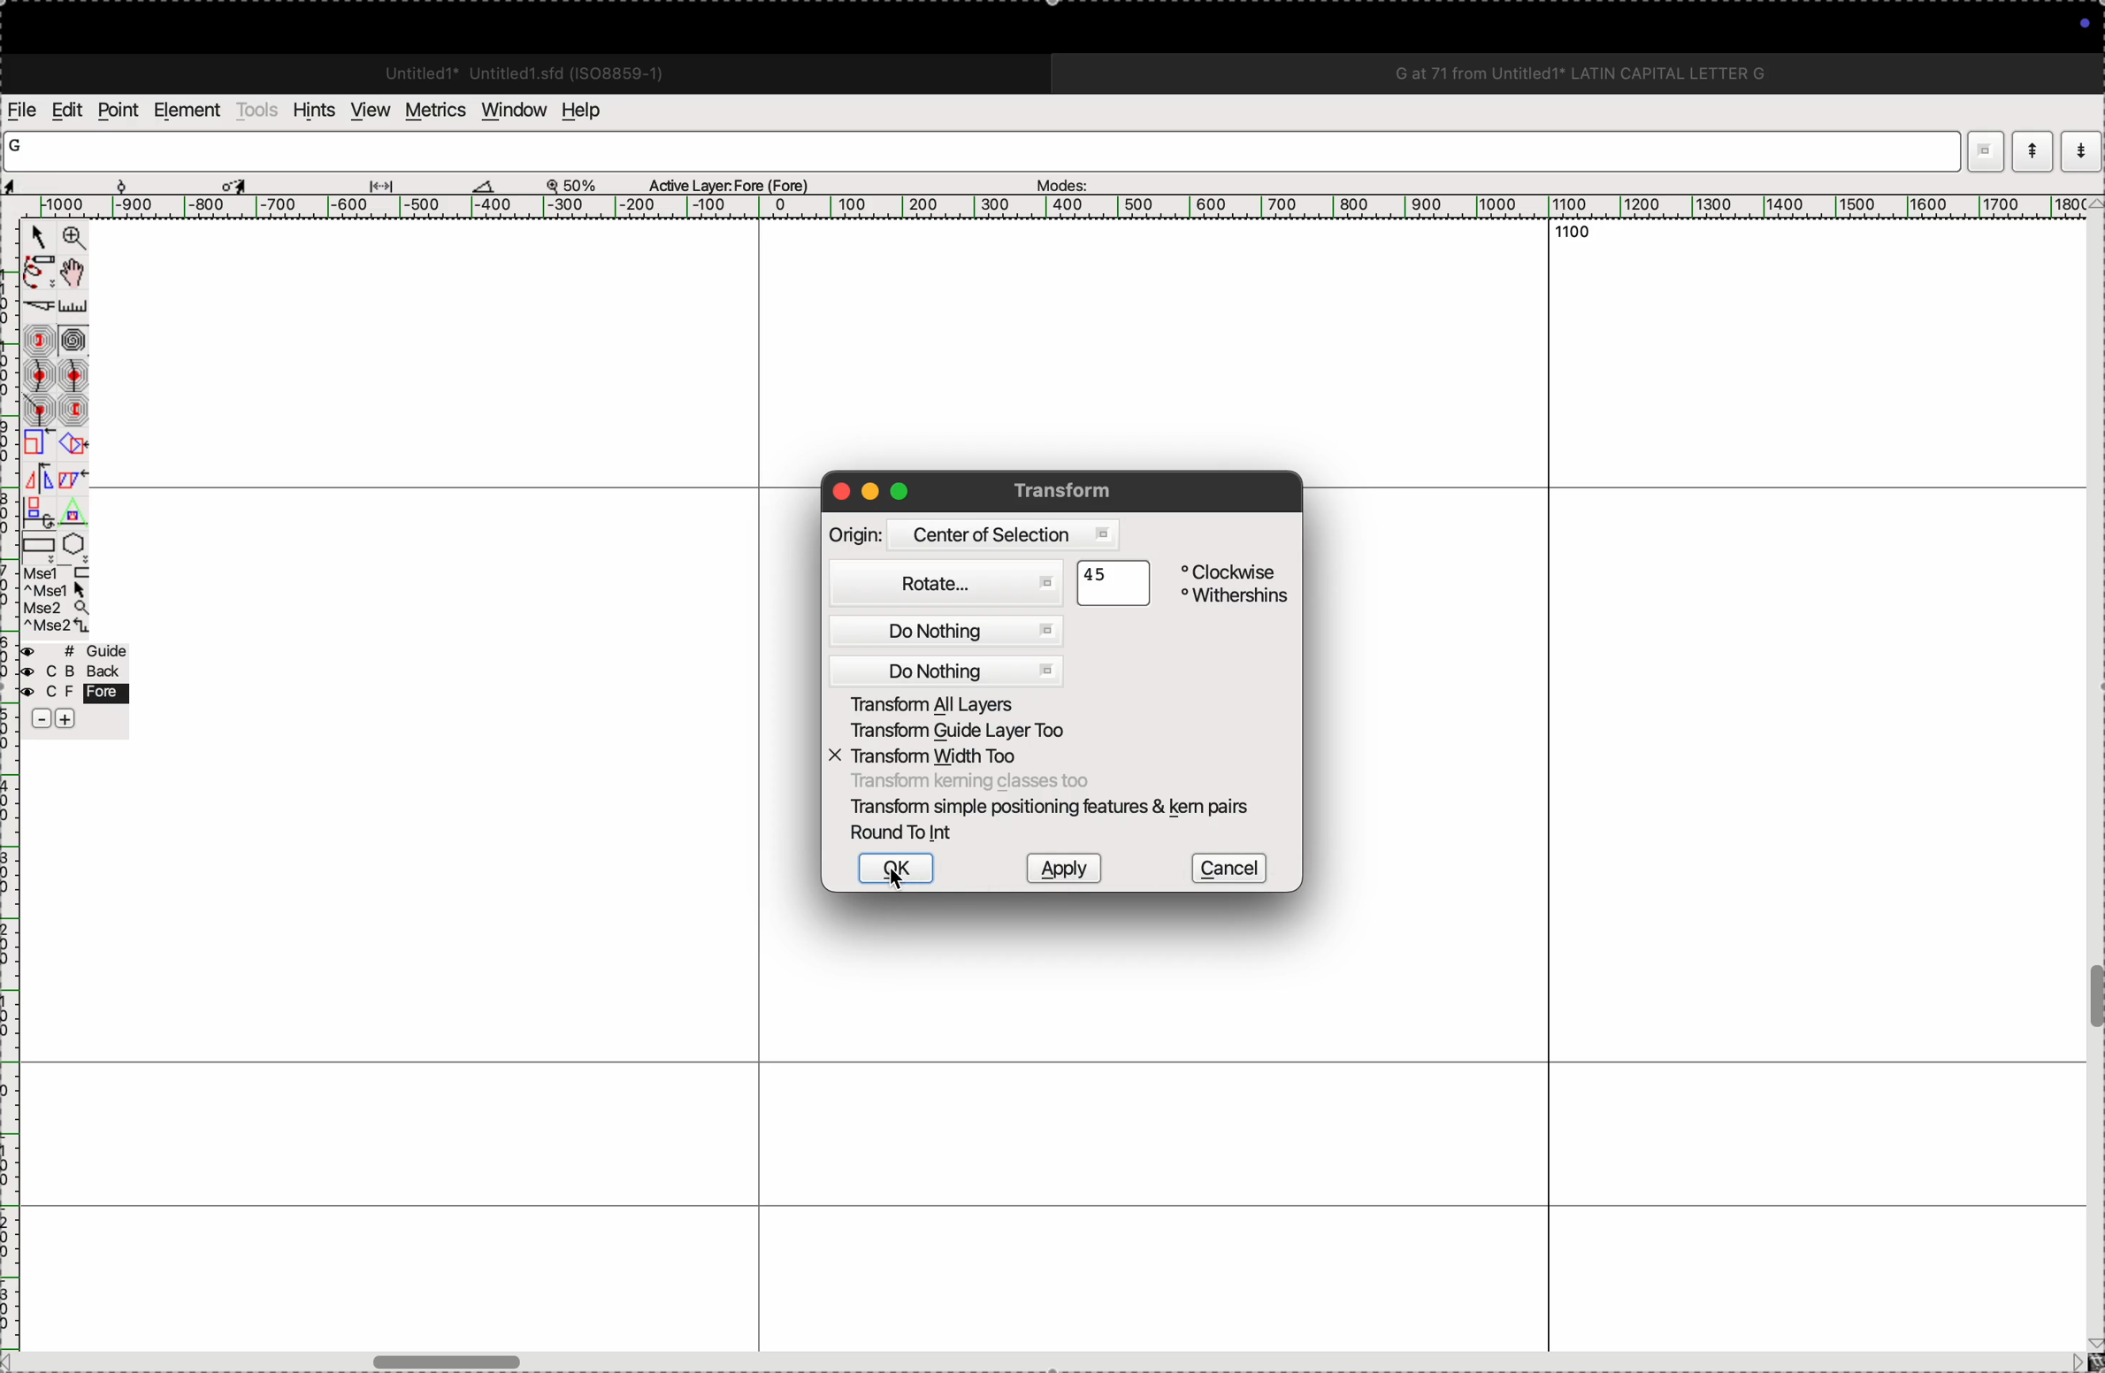 Image resolution: width=2105 pixels, height=1373 pixels. Describe the element at coordinates (12, 1057) in the screenshot. I see `ruler` at that location.